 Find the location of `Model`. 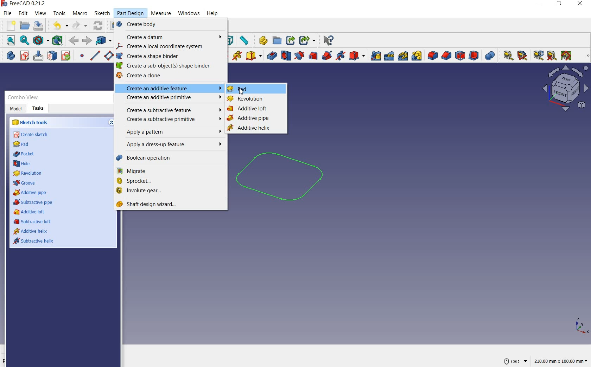

Model is located at coordinates (16, 108).